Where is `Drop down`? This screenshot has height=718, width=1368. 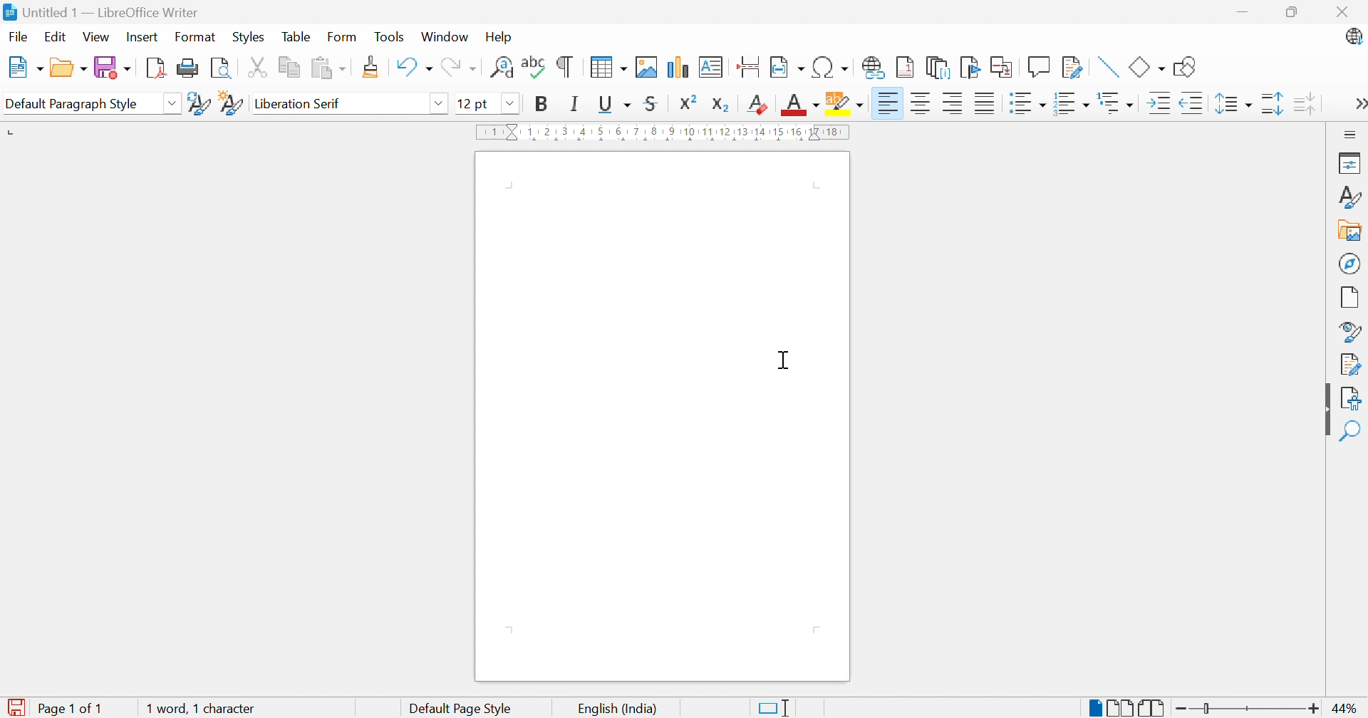 Drop down is located at coordinates (514, 105).